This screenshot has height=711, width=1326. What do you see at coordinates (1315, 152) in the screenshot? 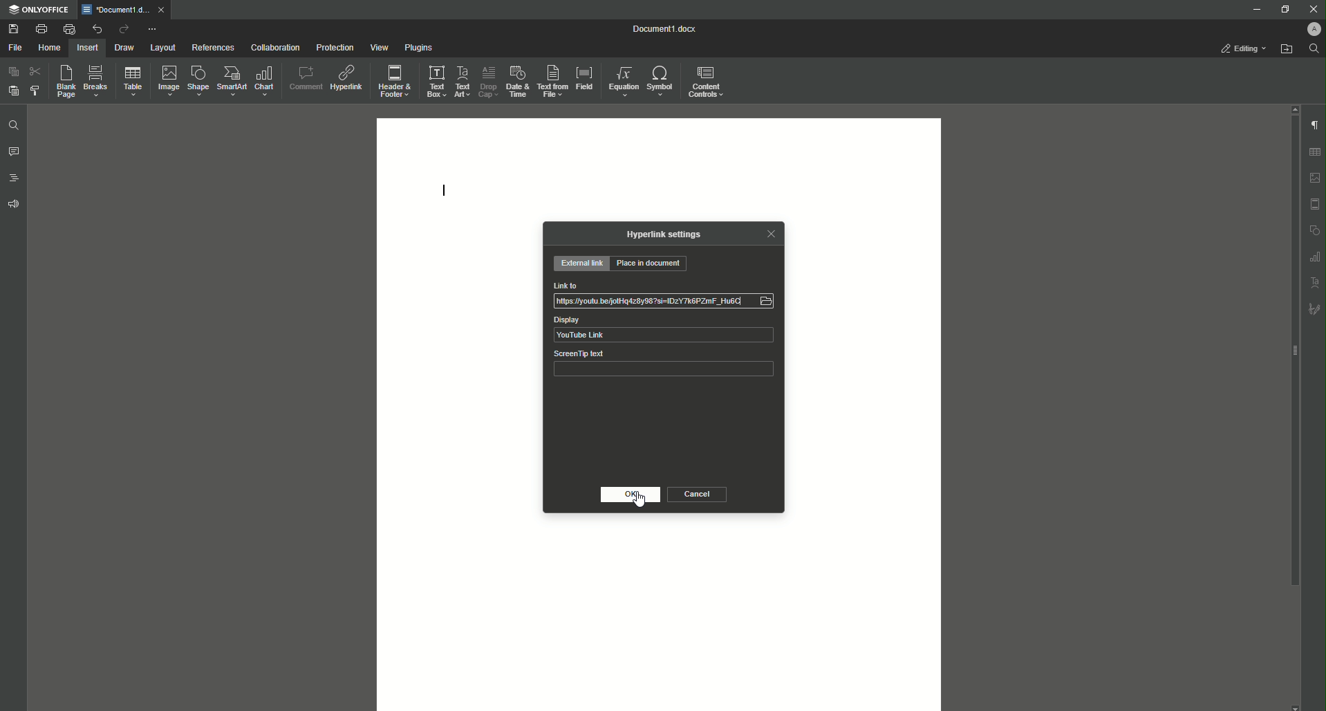
I see `Table settings` at bounding box center [1315, 152].